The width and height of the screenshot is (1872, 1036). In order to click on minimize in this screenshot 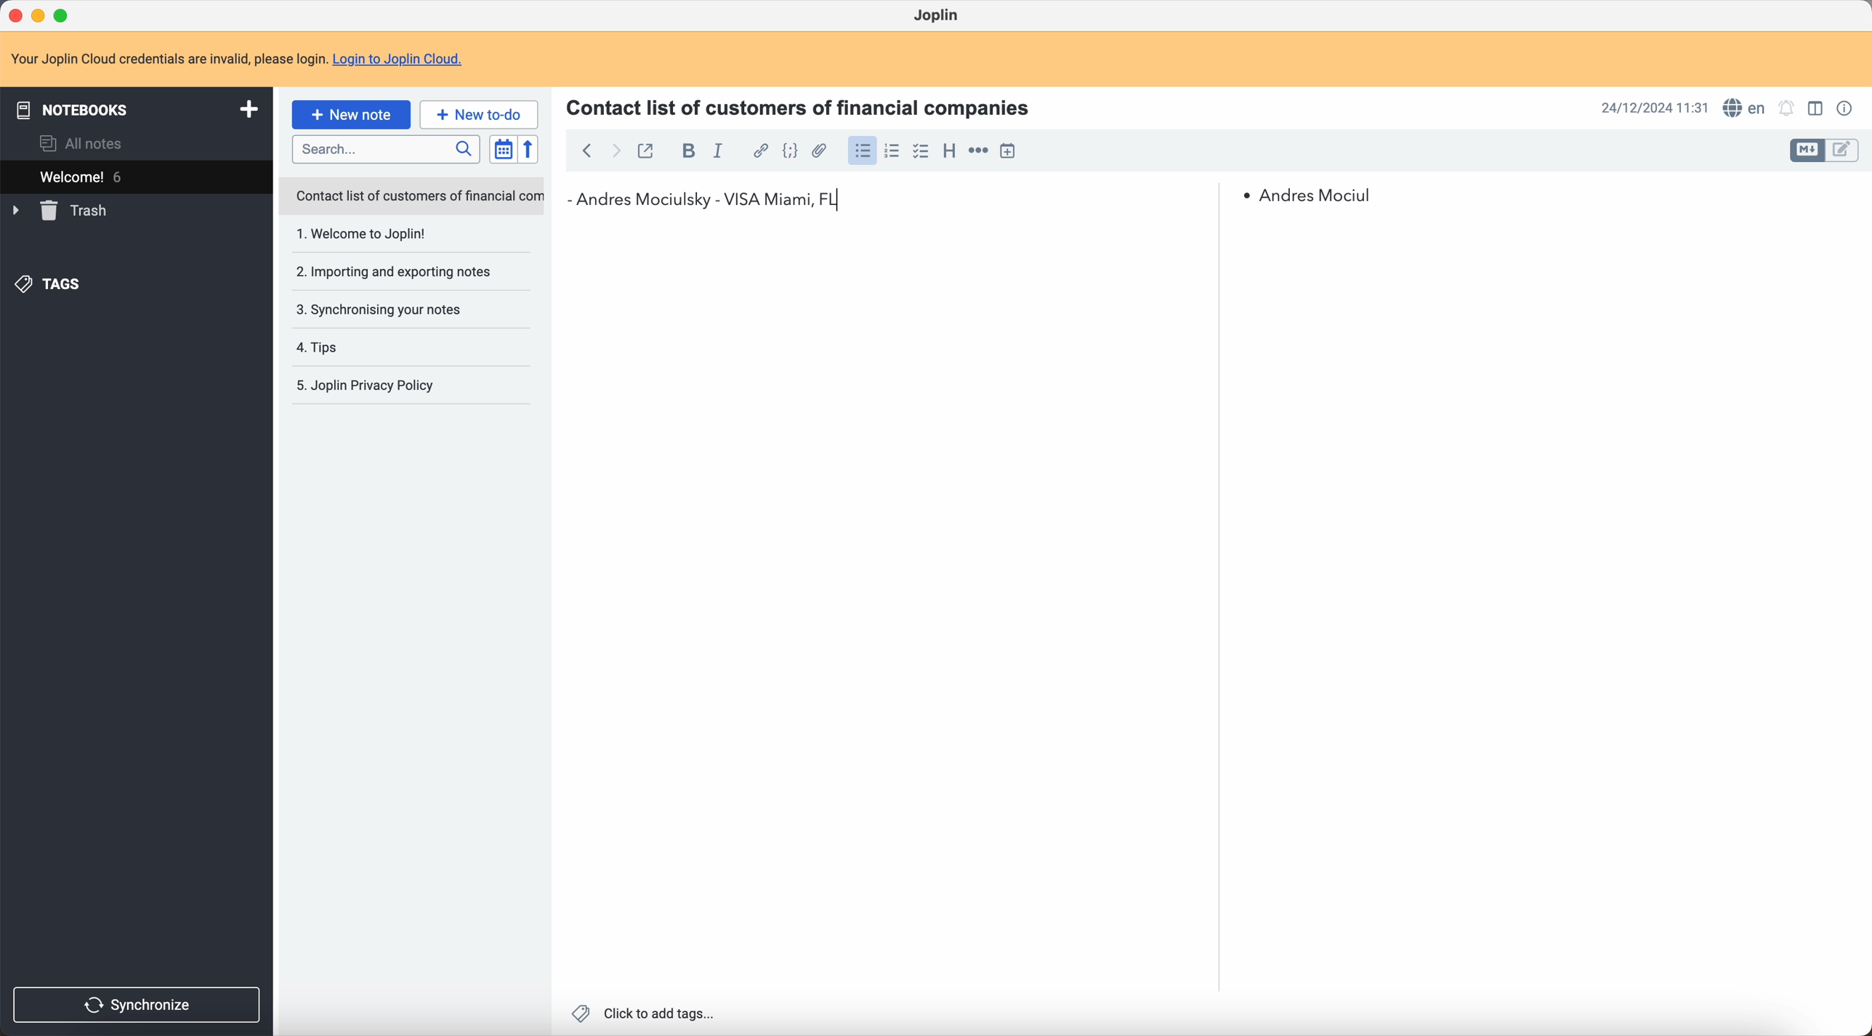, I will do `click(39, 15)`.